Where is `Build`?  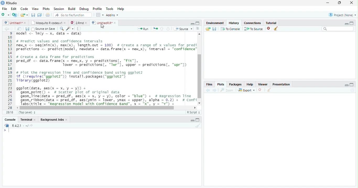 Build is located at coordinates (72, 9).